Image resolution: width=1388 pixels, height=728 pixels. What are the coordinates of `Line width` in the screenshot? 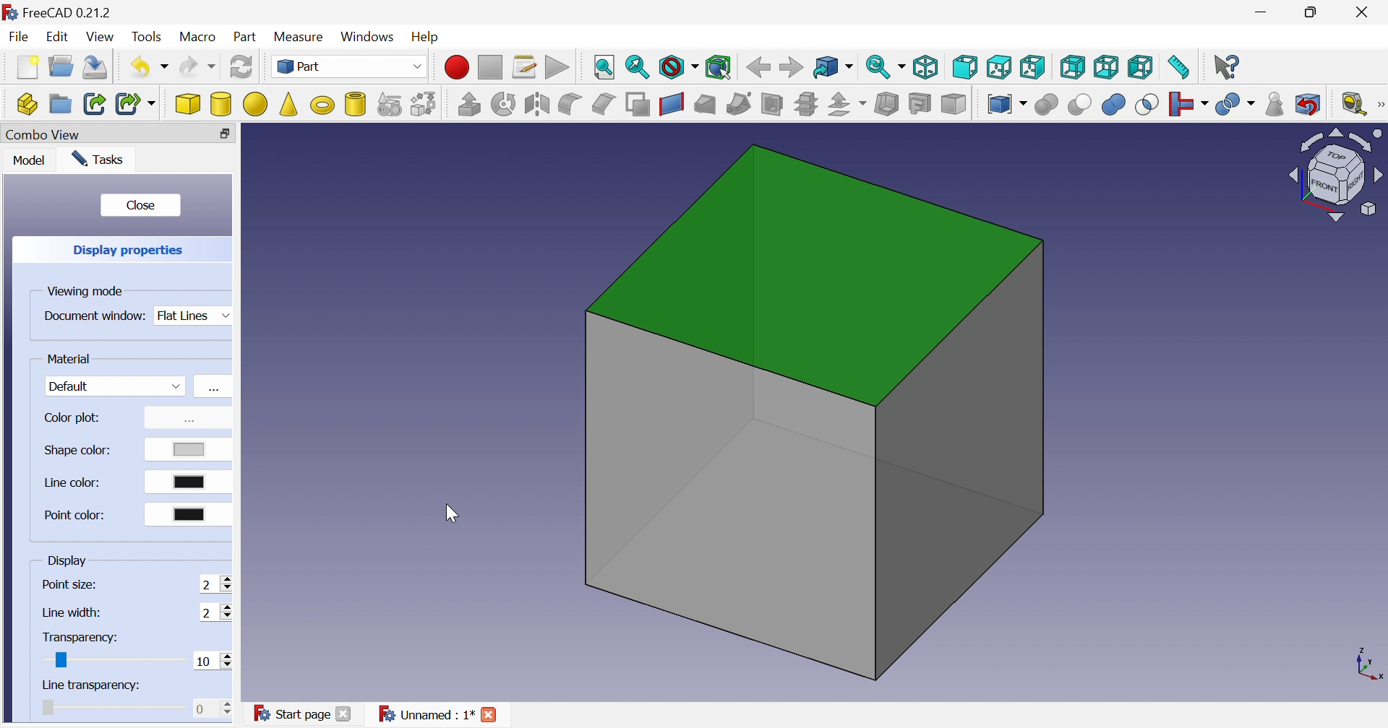 It's located at (73, 612).